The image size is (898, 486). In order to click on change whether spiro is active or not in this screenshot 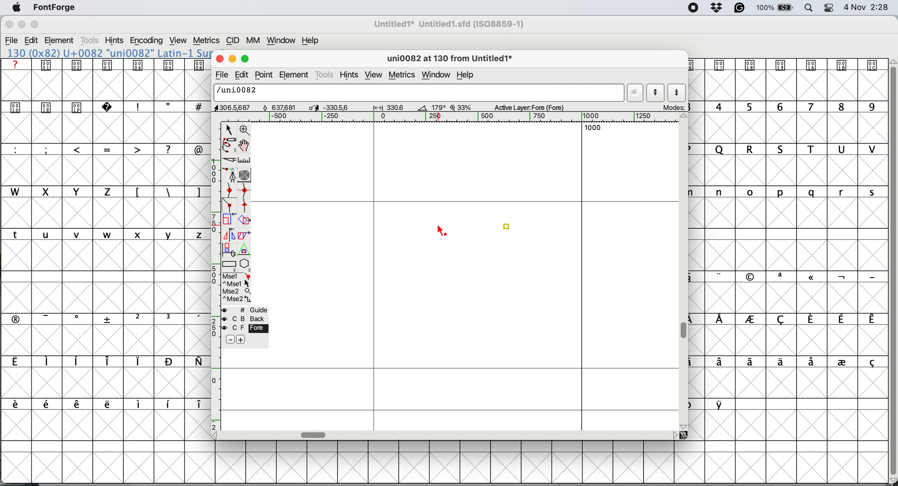, I will do `click(245, 175)`.